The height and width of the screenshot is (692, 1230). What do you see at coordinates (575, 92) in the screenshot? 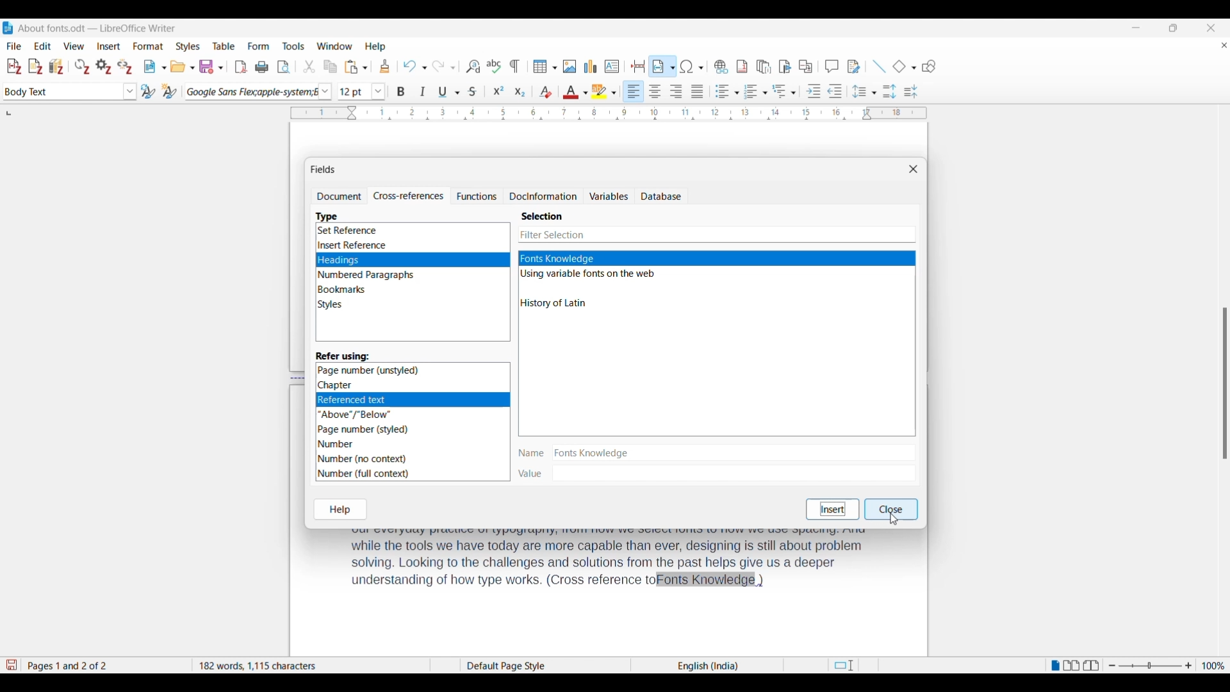
I see `Text color options` at bounding box center [575, 92].